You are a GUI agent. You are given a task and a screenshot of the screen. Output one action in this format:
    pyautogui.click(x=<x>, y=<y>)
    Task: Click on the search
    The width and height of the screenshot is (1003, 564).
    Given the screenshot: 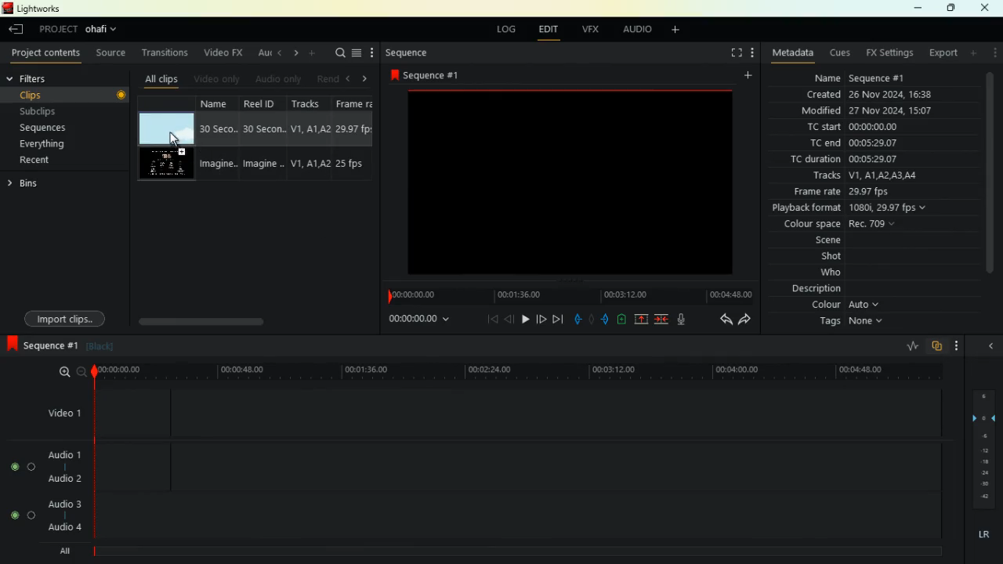 What is the action you would take?
    pyautogui.click(x=339, y=54)
    